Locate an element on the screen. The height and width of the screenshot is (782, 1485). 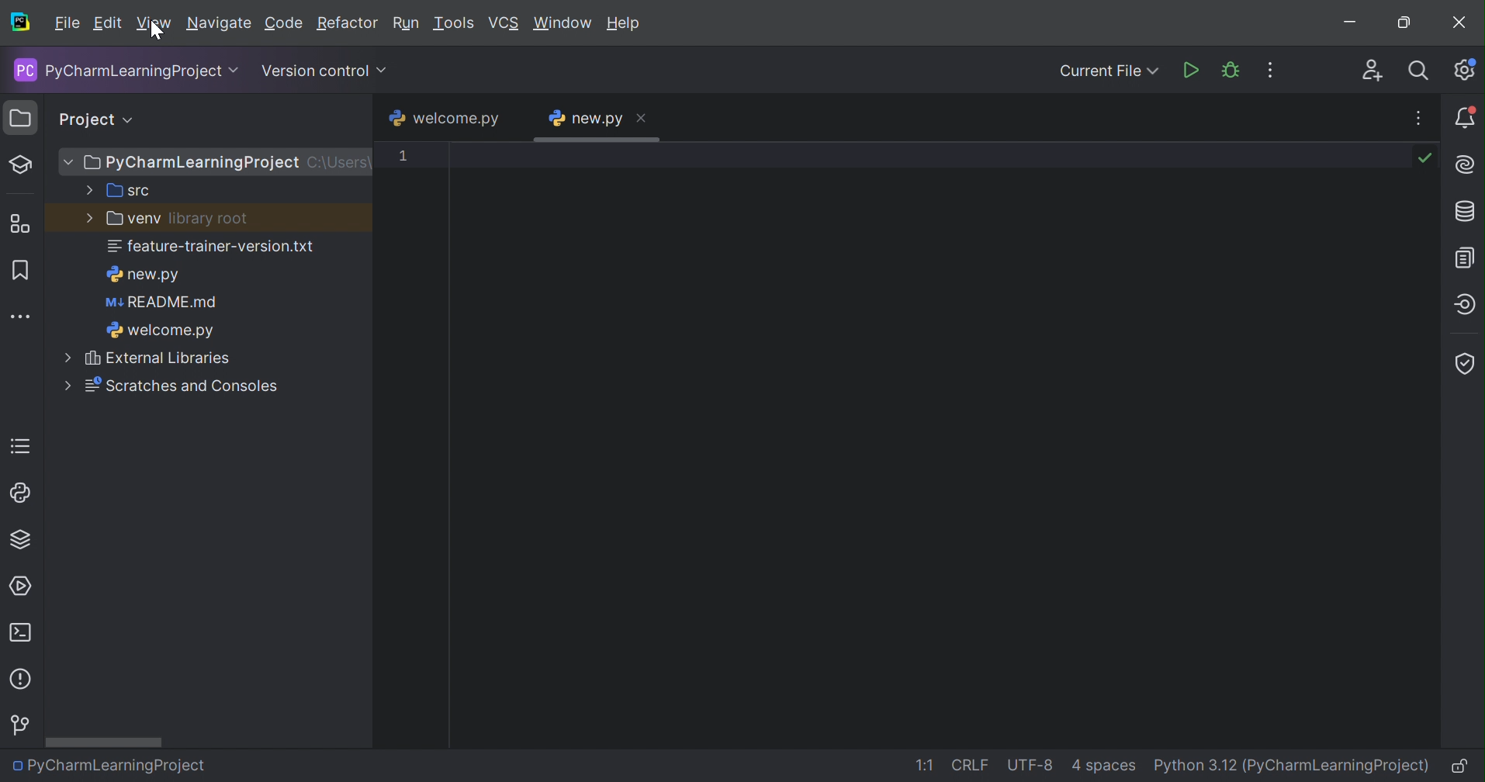
Restore down is located at coordinates (1410, 24).